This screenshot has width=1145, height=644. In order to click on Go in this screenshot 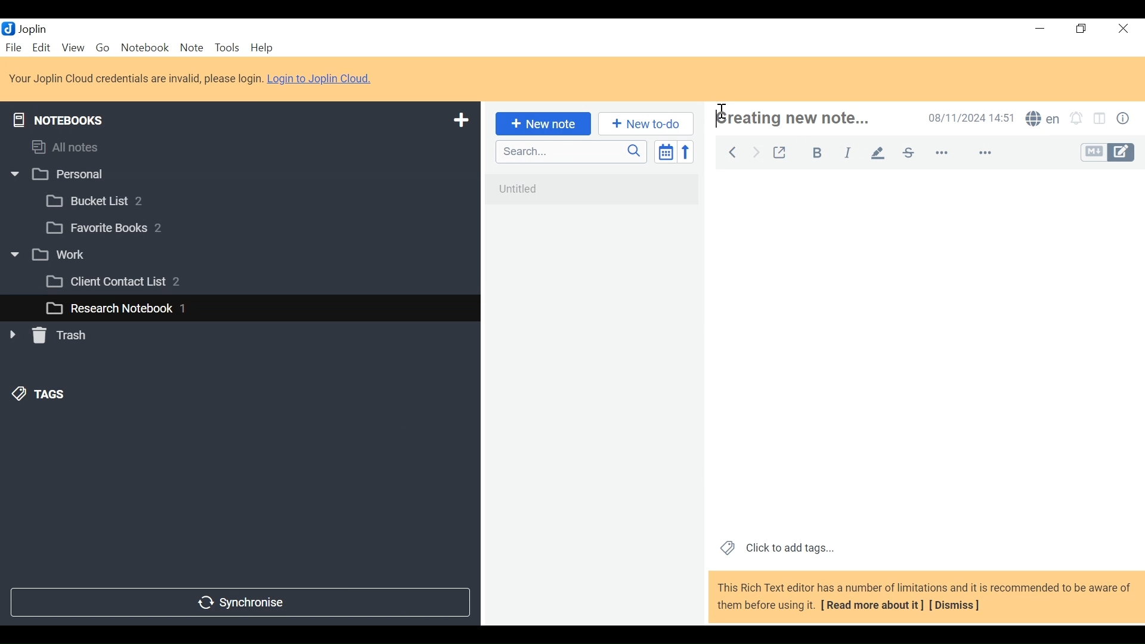, I will do `click(102, 47)`.